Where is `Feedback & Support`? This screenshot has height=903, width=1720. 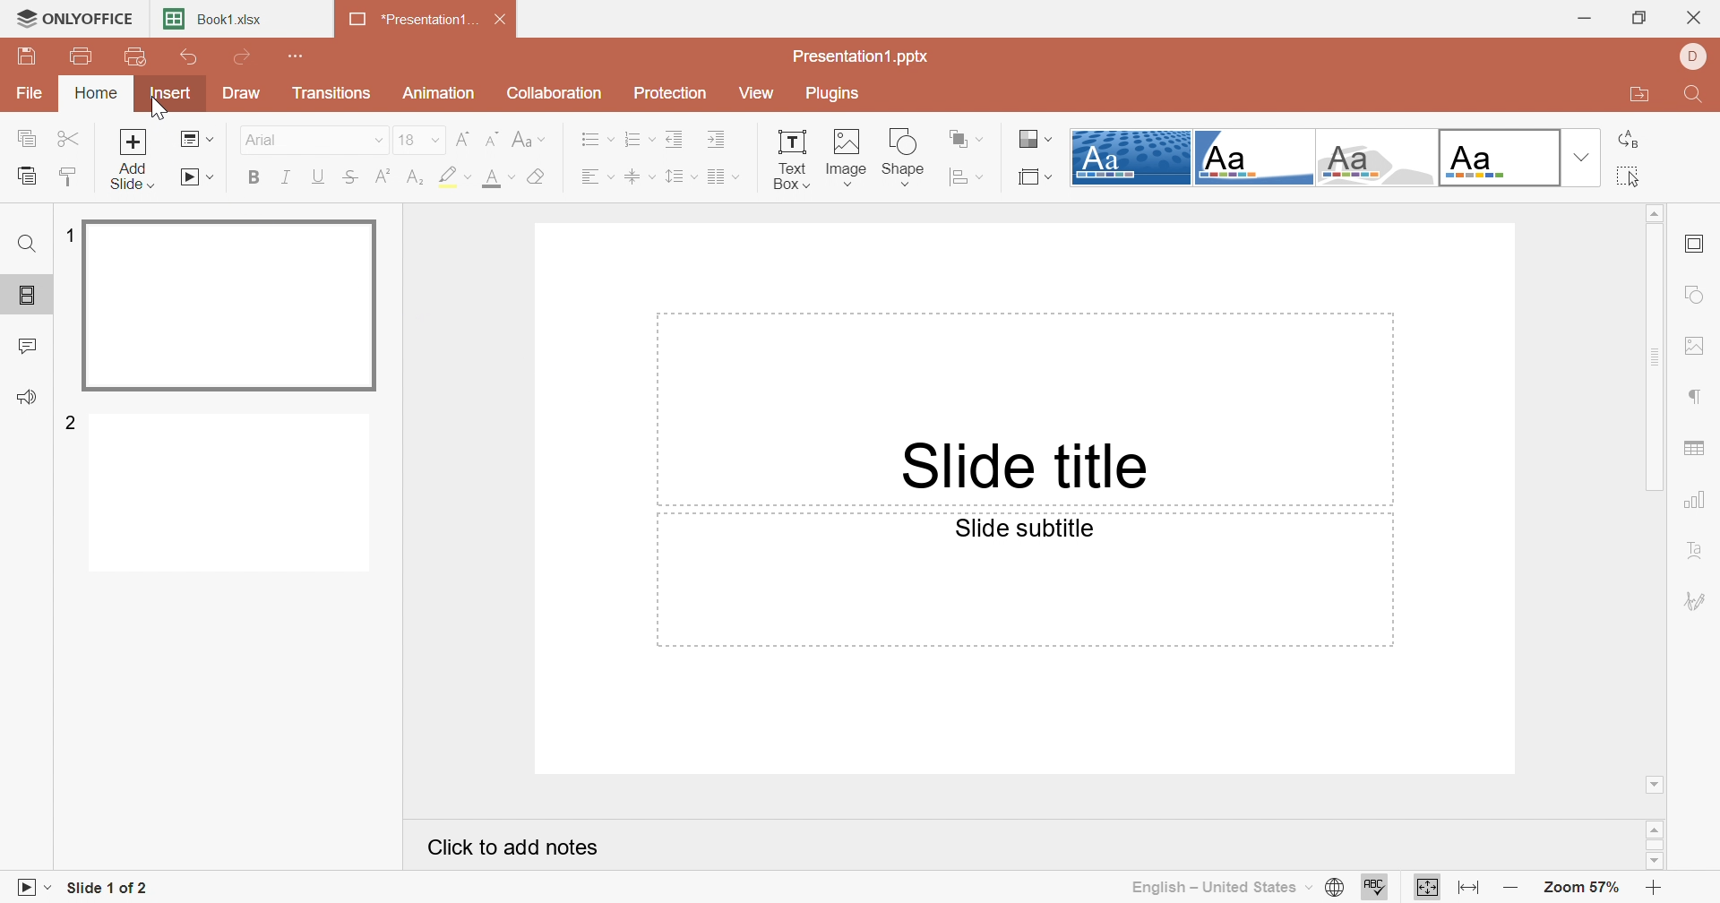 Feedback & Support is located at coordinates (30, 399).